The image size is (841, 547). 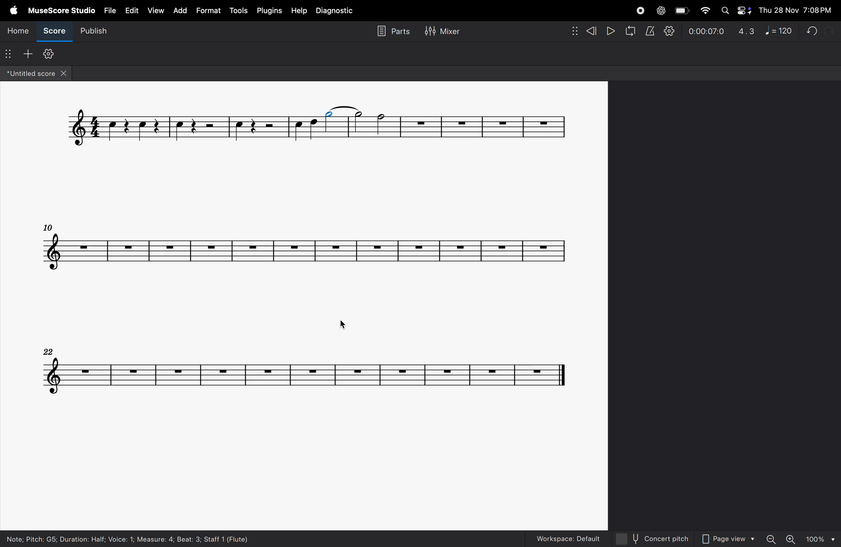 I want to click on score, so click(x=53, y=33).